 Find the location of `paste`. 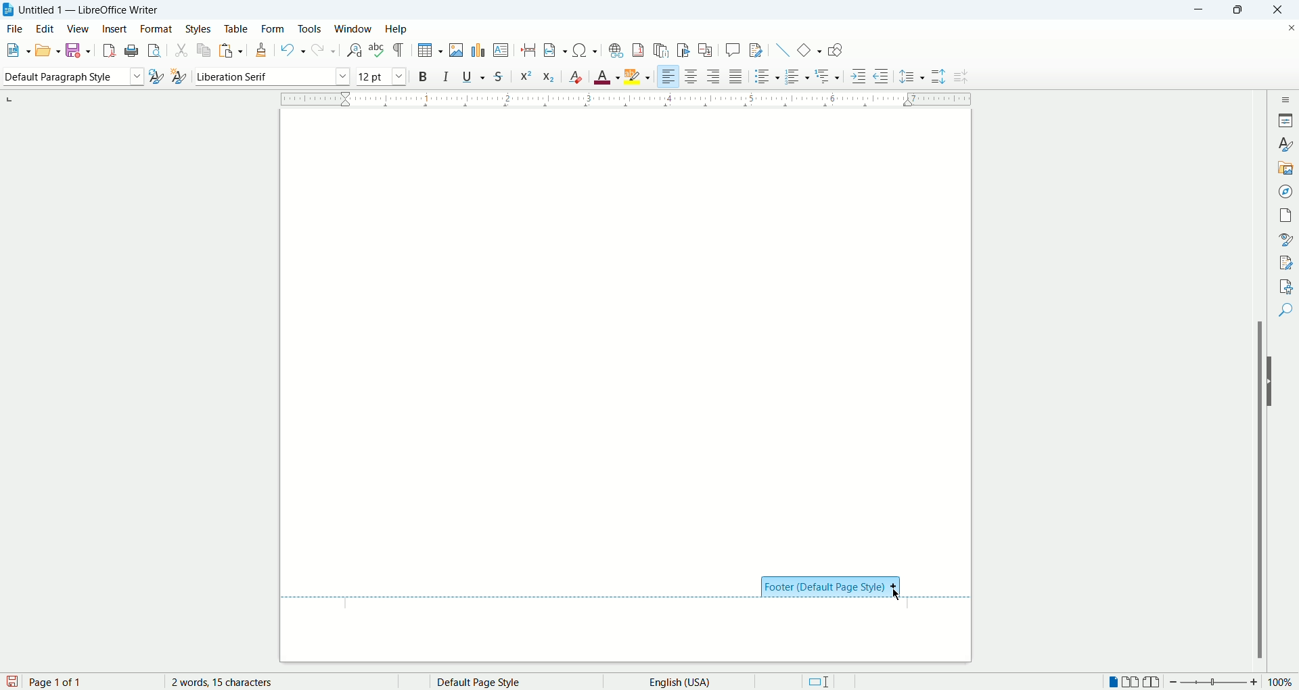

paste is located at coordinates (232, 48).